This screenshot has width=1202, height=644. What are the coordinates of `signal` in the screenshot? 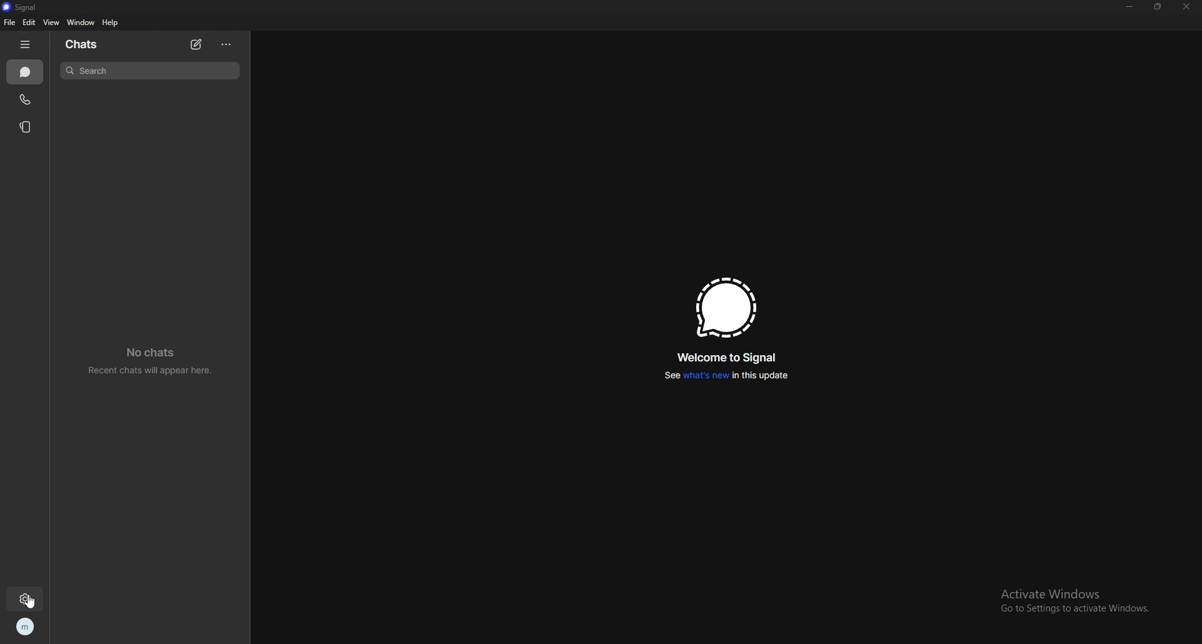 It's located at (24, 7).